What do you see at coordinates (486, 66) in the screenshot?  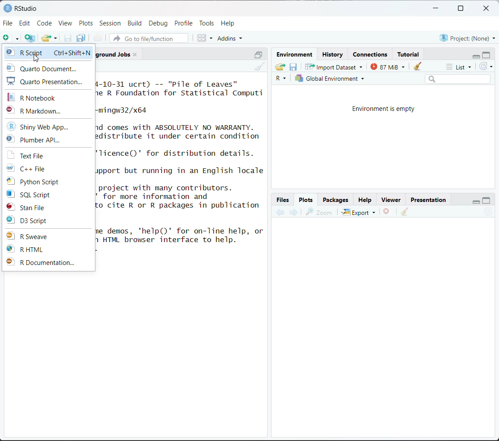 I see `refresh the list` at bounding box center [486, 66].